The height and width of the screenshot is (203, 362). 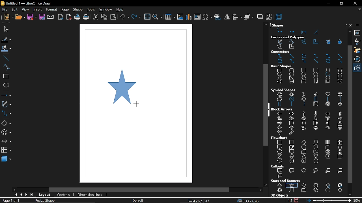 What do you see at coordinates (281, 52) in the screenshot?
I see `connectors` at bounding box center [281, 52].